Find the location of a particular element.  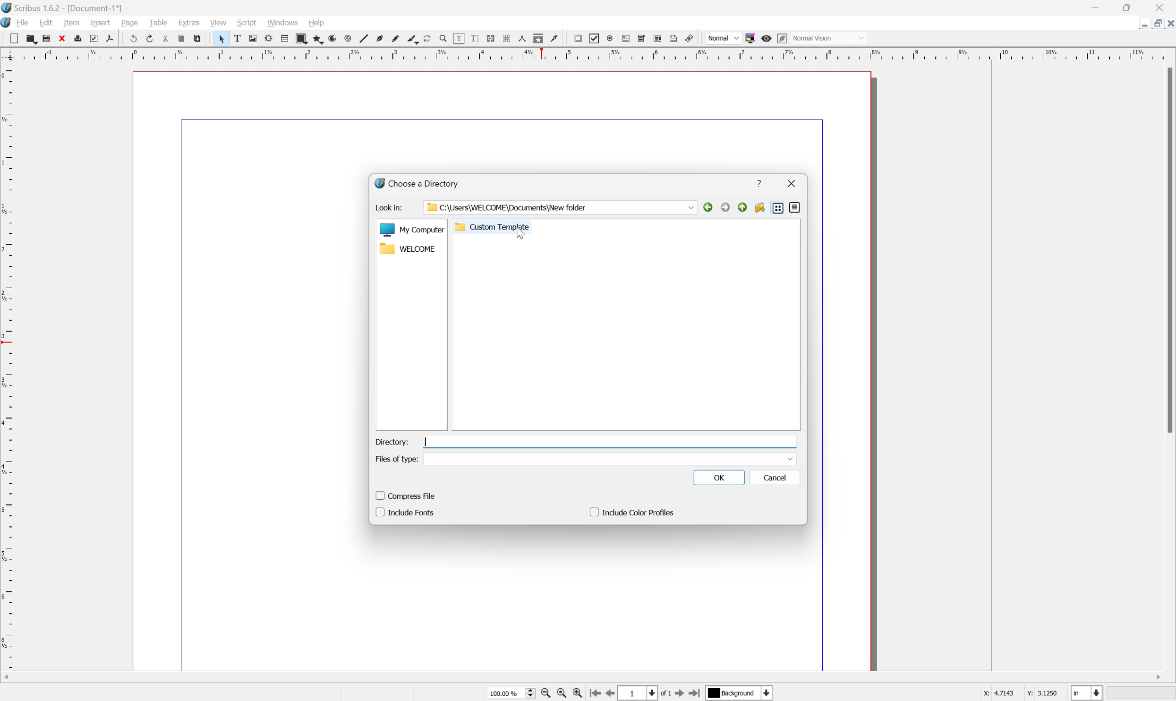

Cursor is located at coordinates (521, 232).